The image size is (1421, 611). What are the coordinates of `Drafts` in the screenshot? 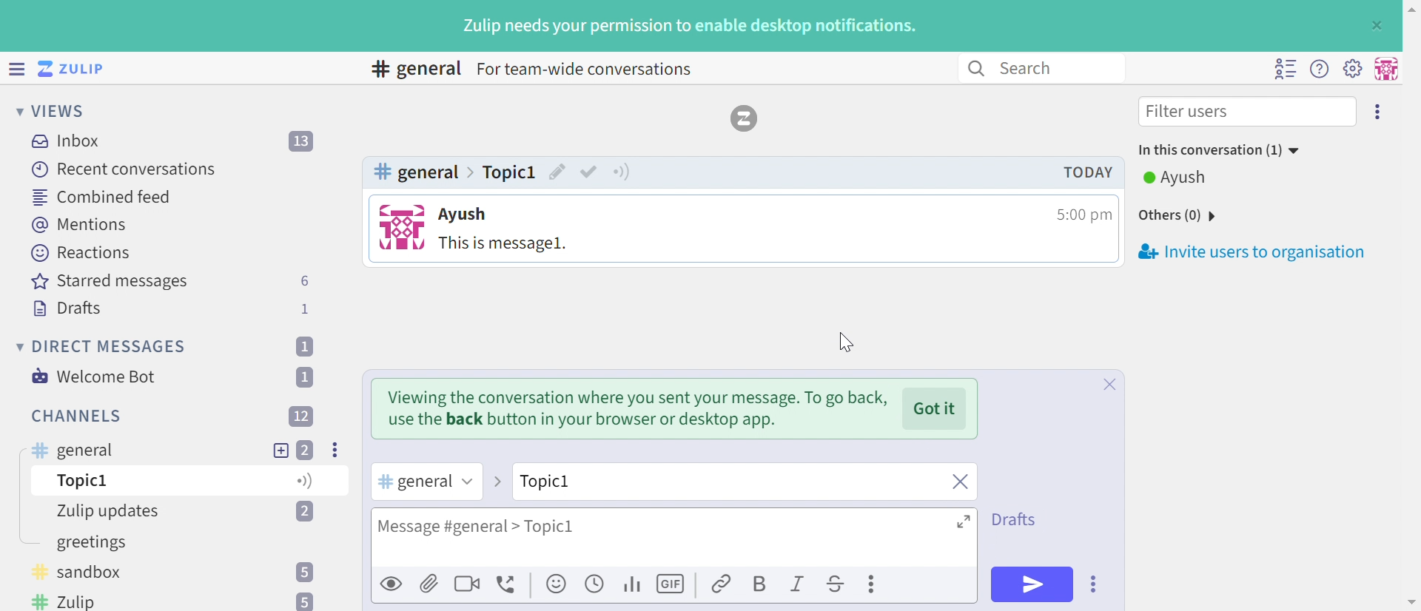 It's located at (1018, 518).